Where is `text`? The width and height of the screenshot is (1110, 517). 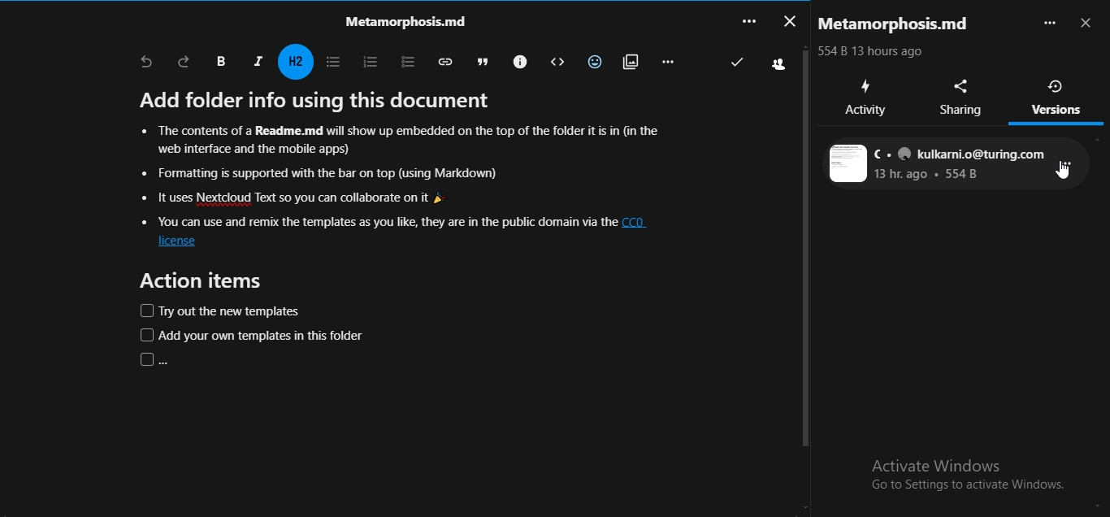 text is located at coordinates (405, 228).